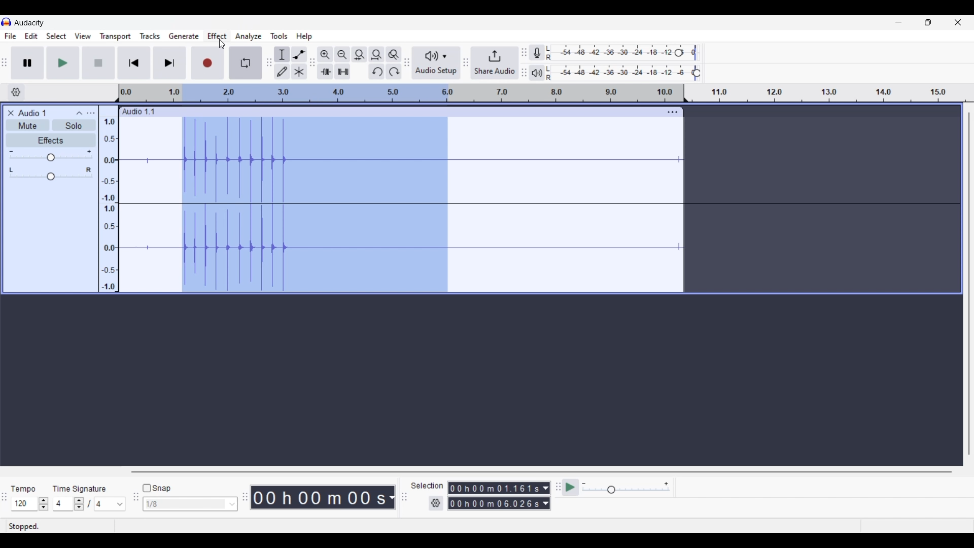 This screenshot has width=974, height=548. What do you see at coordinates (79, 504) in the screenshot?
I see `Increase/Decrease time signature` at bounding box center [79, 504].